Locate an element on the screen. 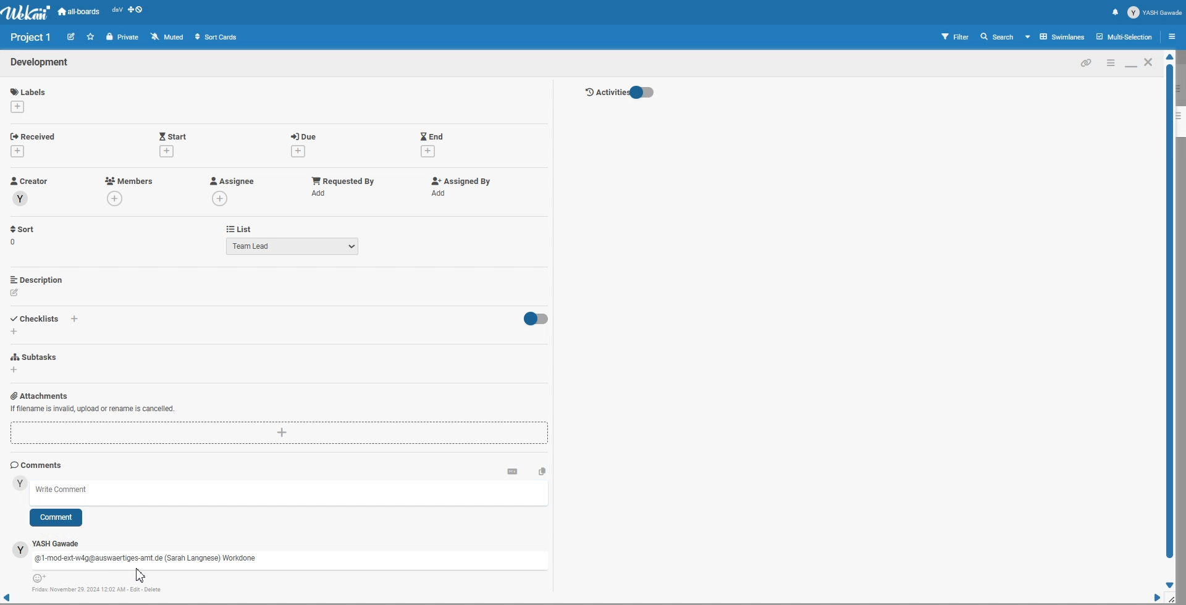 This screenshot has height=605, width=1186. Add Subtasks is located at coordinates (36, 357).